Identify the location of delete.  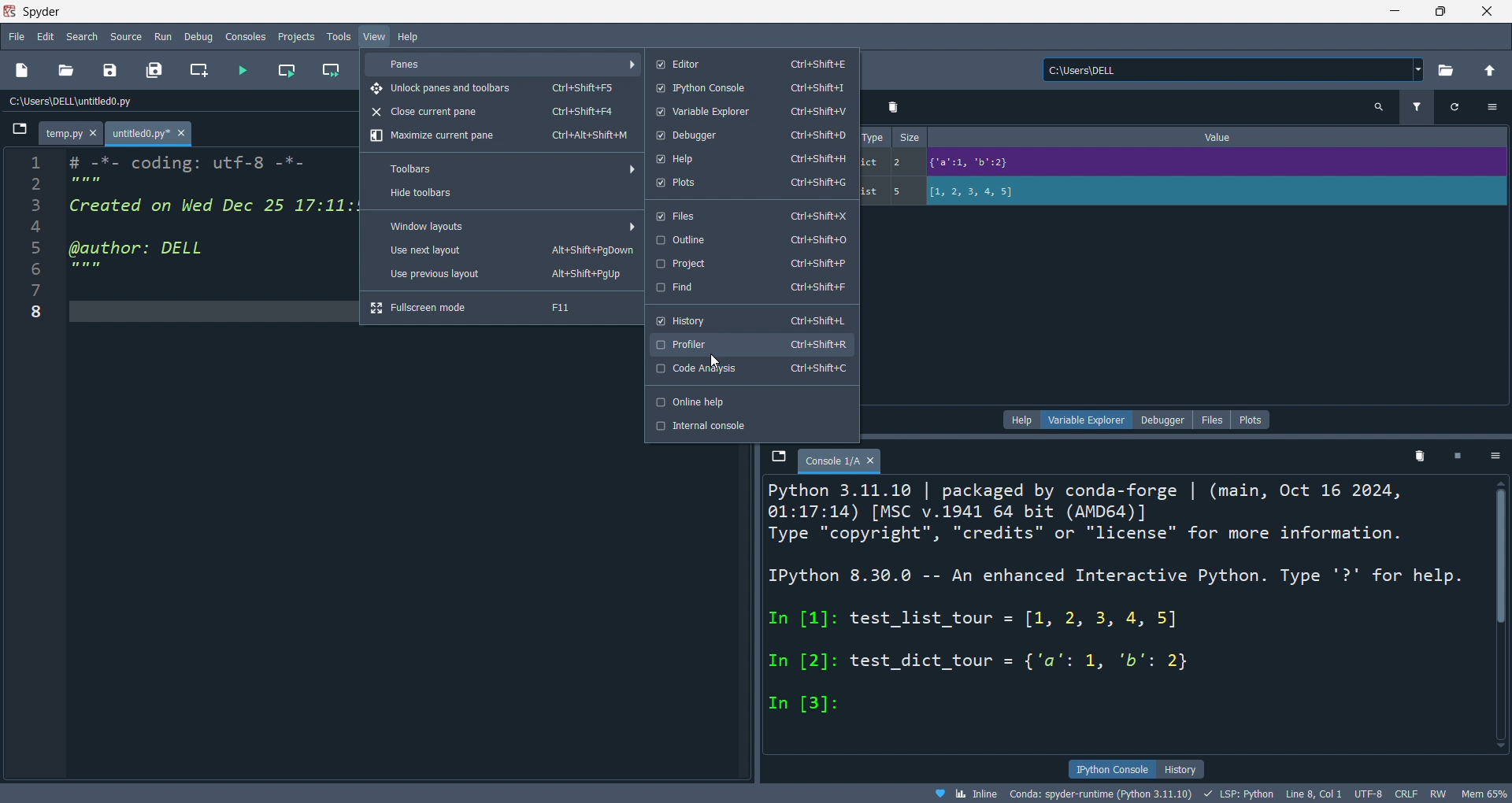
(891, 105).